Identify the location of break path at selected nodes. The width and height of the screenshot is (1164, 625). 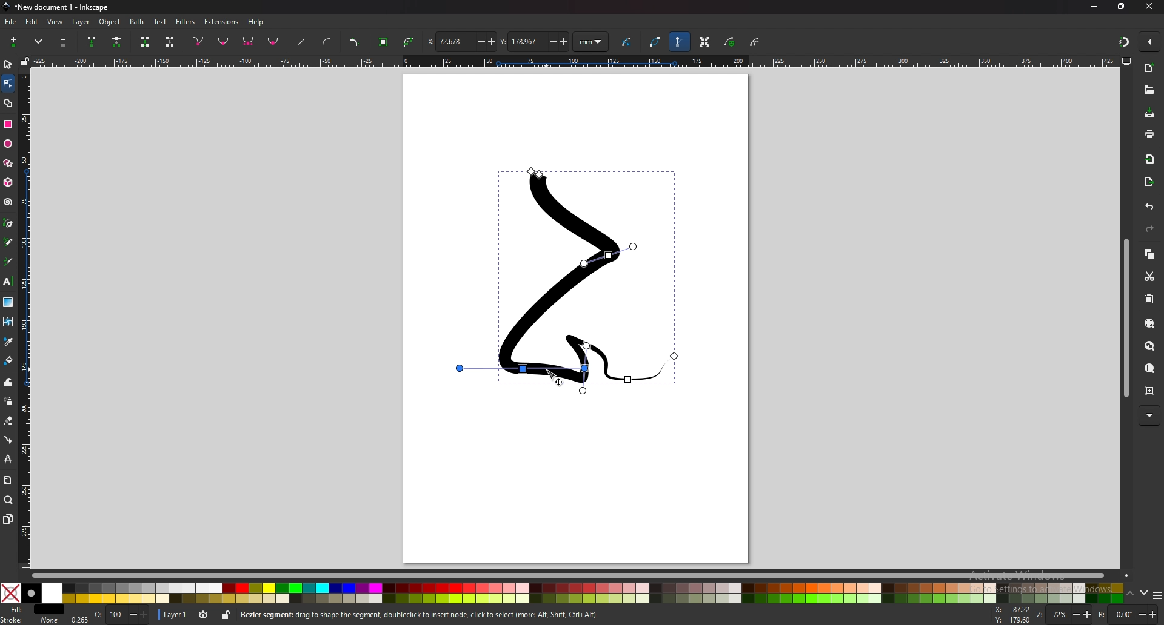
(117, 41).